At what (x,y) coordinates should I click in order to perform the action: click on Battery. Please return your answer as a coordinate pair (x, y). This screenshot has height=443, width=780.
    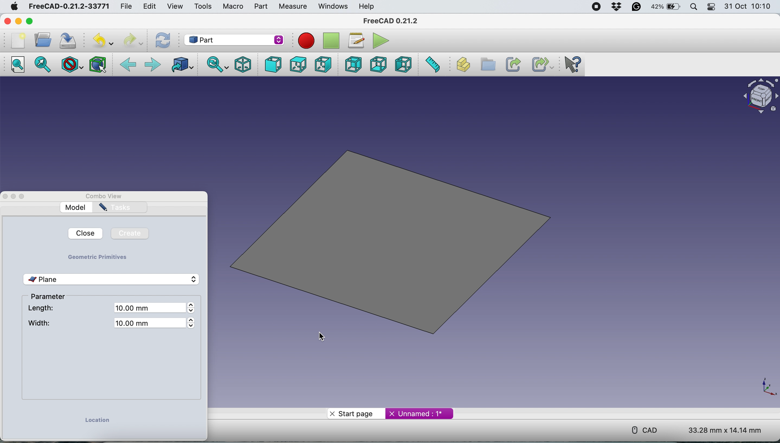
    Looking at the image, I should click on (664, 6).